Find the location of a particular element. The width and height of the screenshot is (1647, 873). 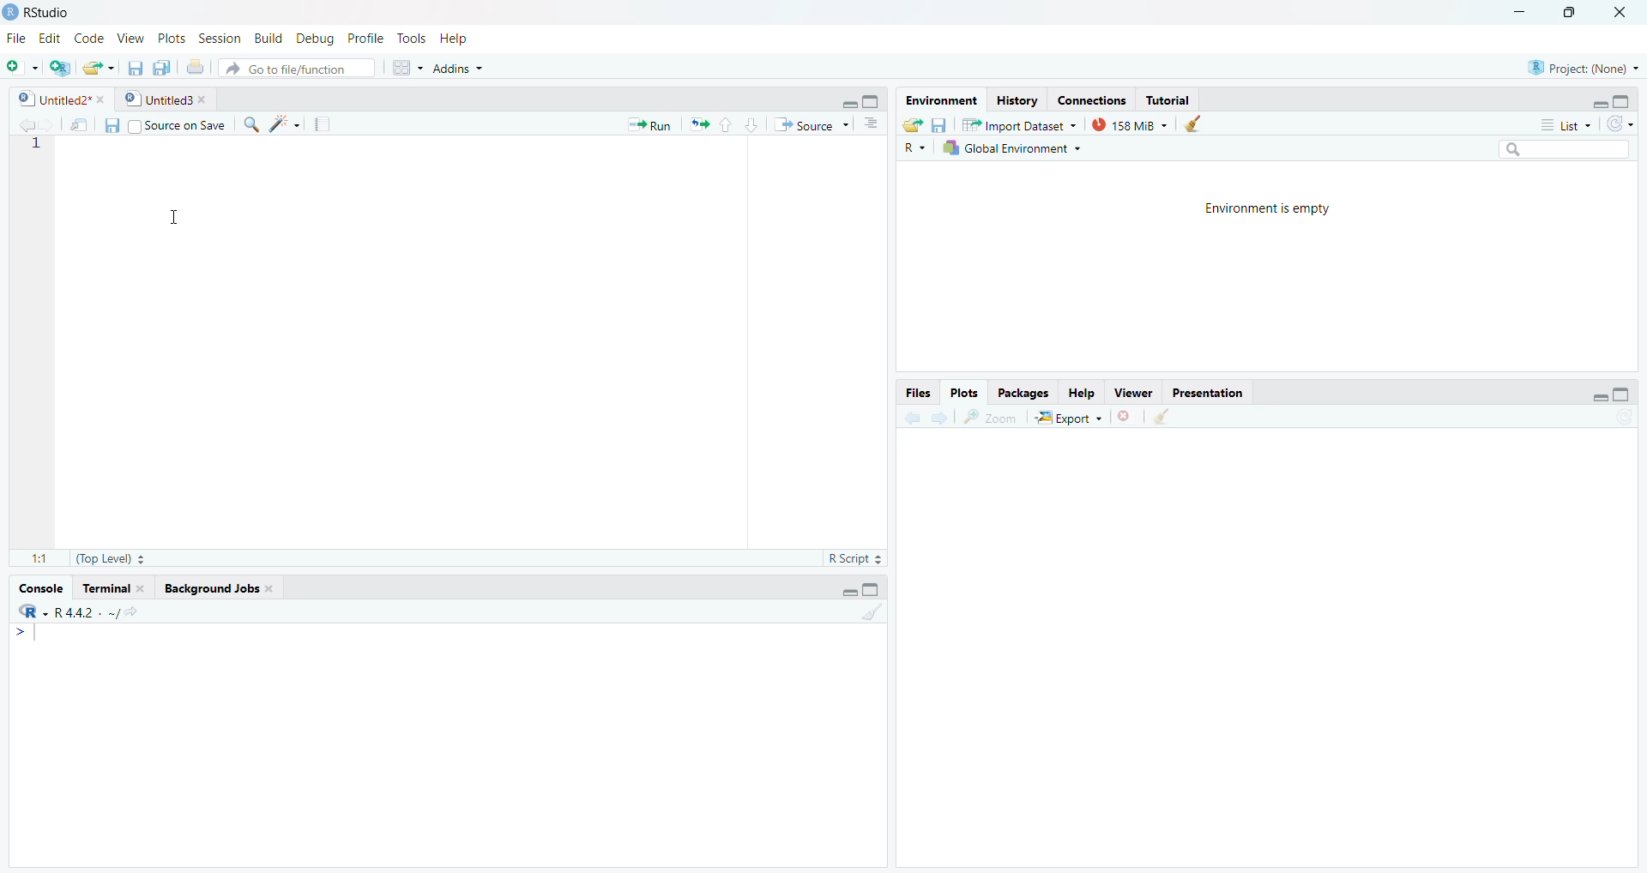

Code is located at coordinates (90, 37).